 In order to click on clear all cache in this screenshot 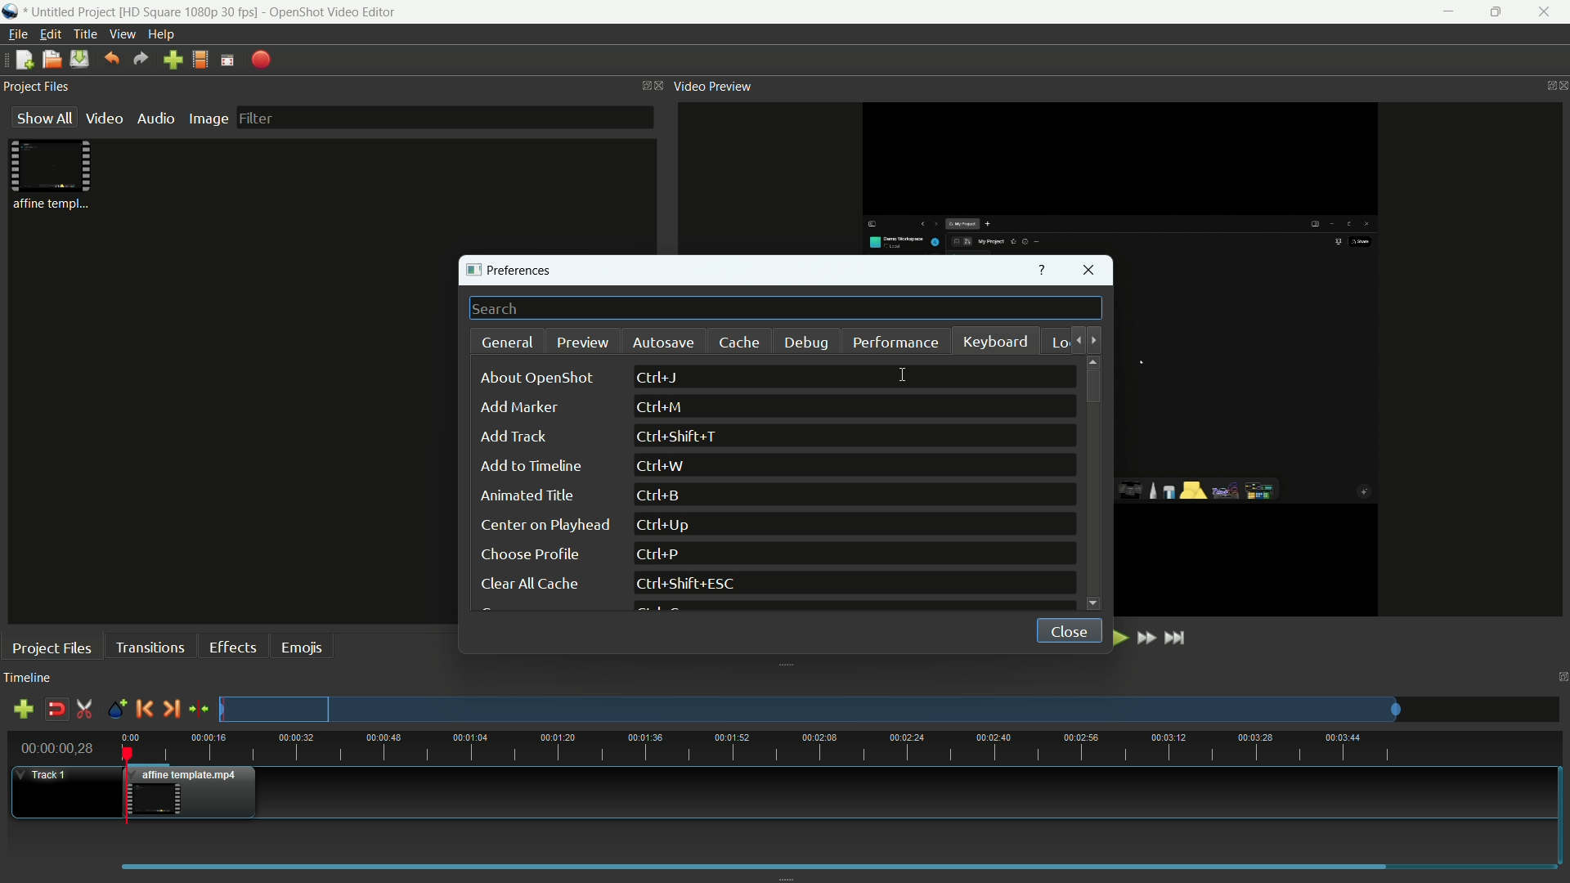, I will do `click(527, 585)`.